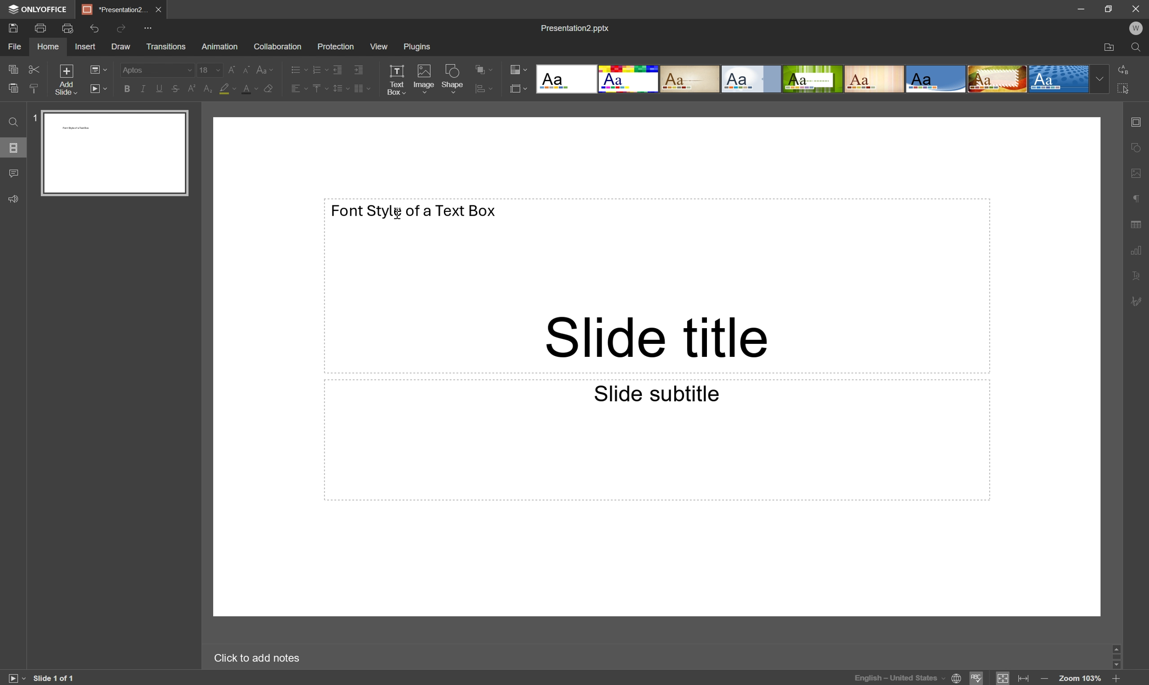 The width and height of the screenshot is (1149, 685). I want to click on Increase indent, so click(360, 68).